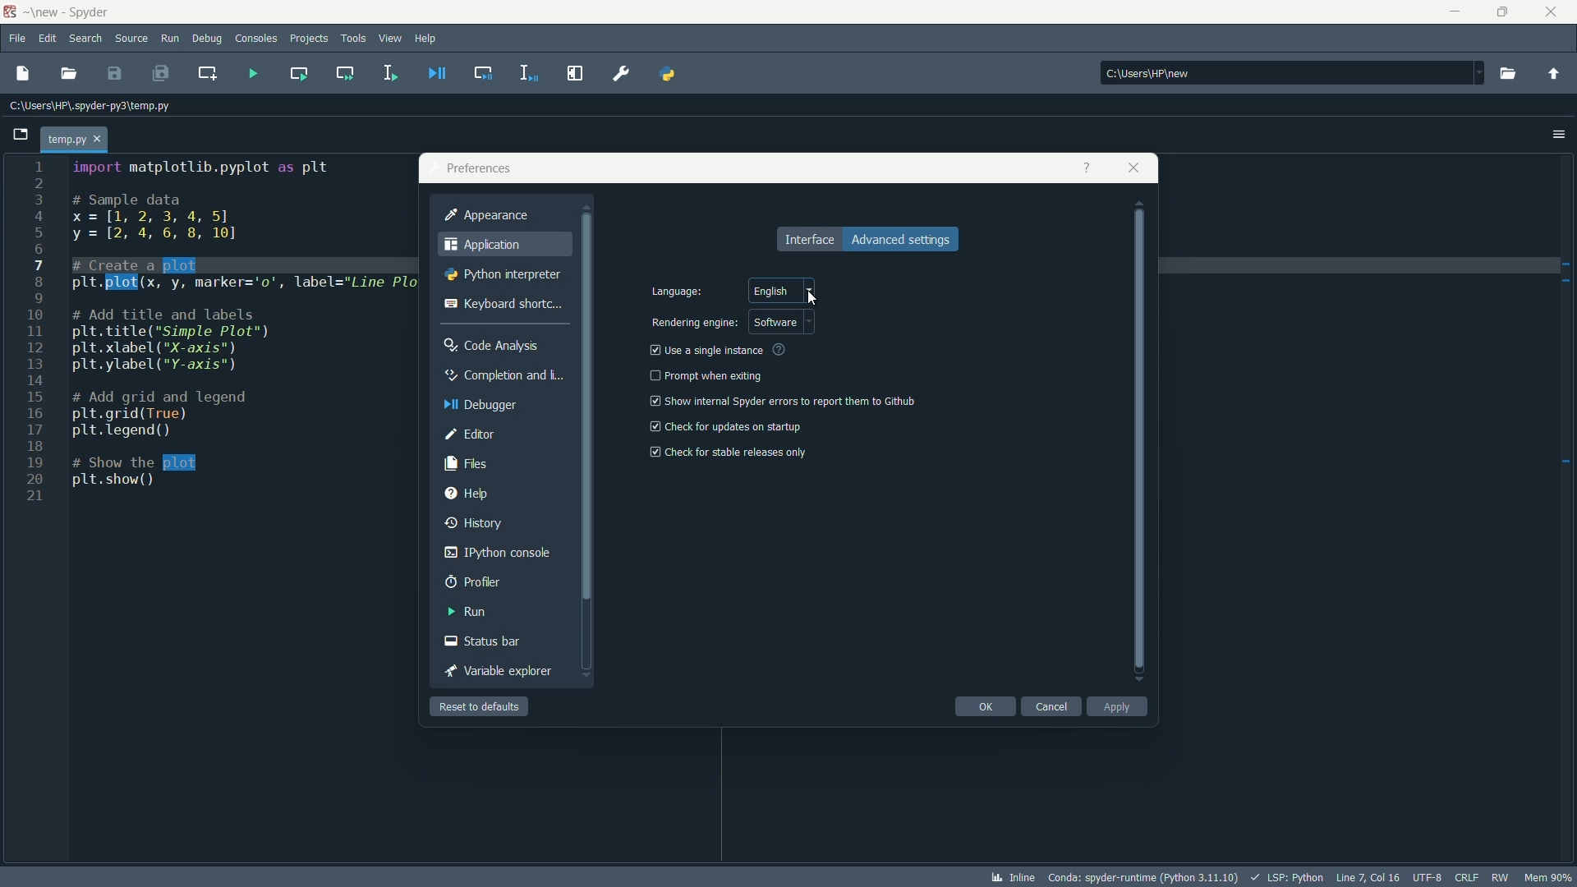  I want to click on python interpreter, so click(504, 274).